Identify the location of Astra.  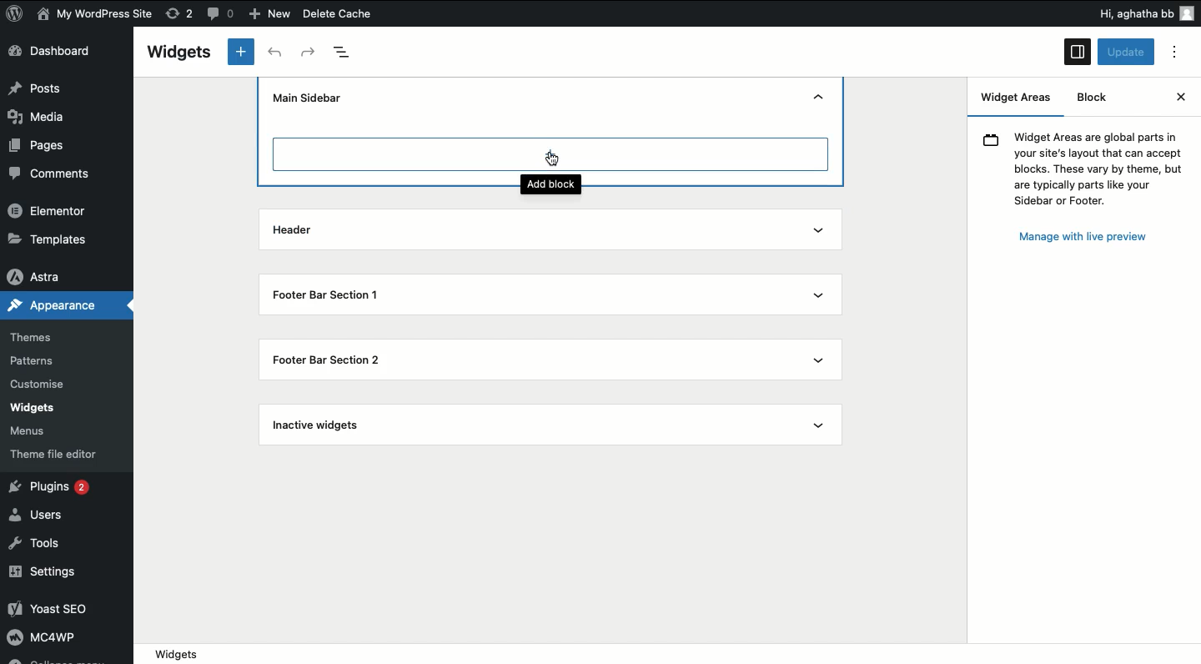
(43, 274).